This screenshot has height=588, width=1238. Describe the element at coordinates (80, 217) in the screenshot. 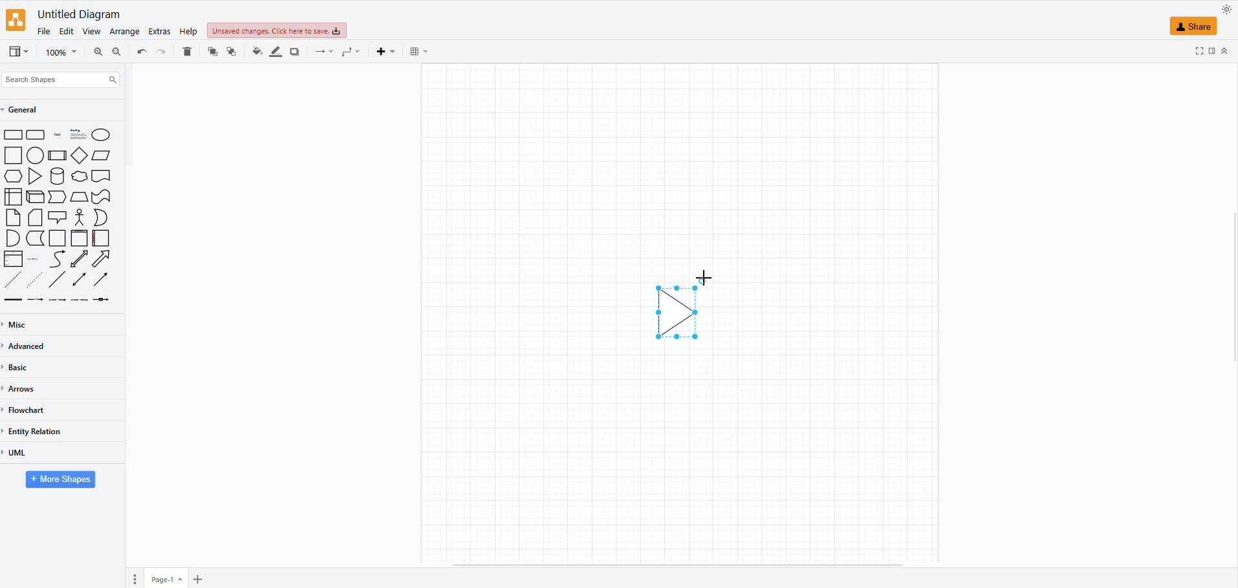

I see `Person` at that location.